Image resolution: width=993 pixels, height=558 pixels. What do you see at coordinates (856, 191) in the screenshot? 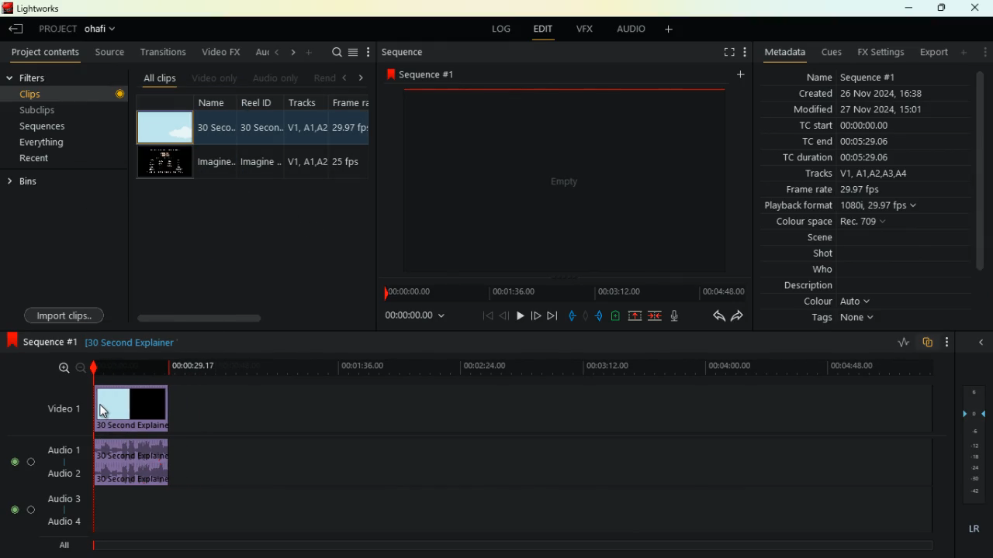
I see `frame rate` at bounding box center [856, 191].